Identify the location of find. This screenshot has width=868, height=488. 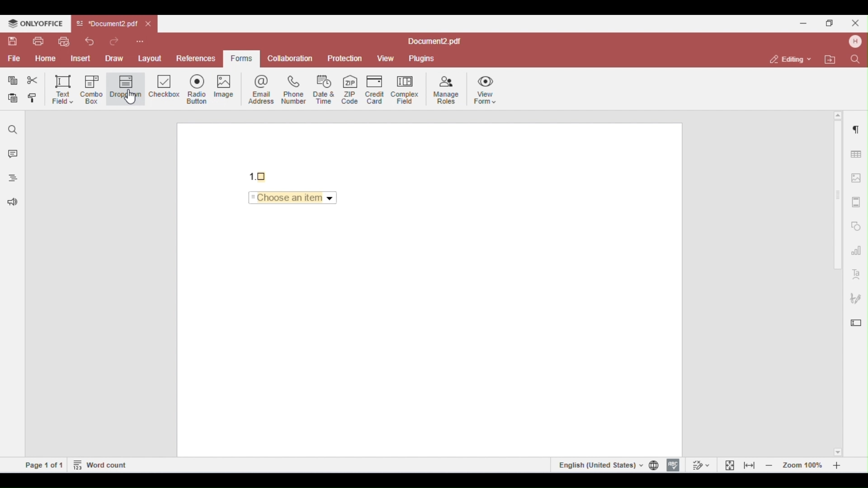
(854, 59).